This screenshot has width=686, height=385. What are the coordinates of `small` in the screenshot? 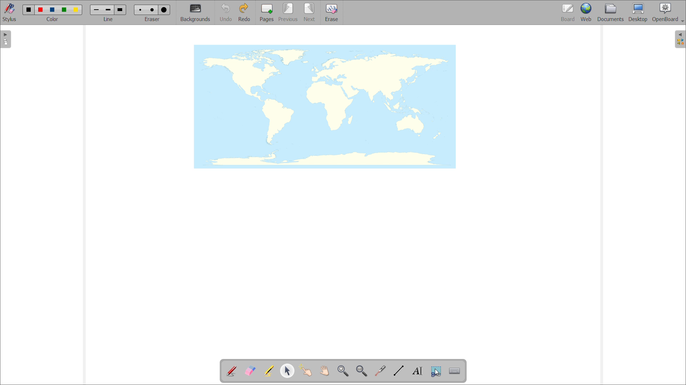 It's located at (96, 10).